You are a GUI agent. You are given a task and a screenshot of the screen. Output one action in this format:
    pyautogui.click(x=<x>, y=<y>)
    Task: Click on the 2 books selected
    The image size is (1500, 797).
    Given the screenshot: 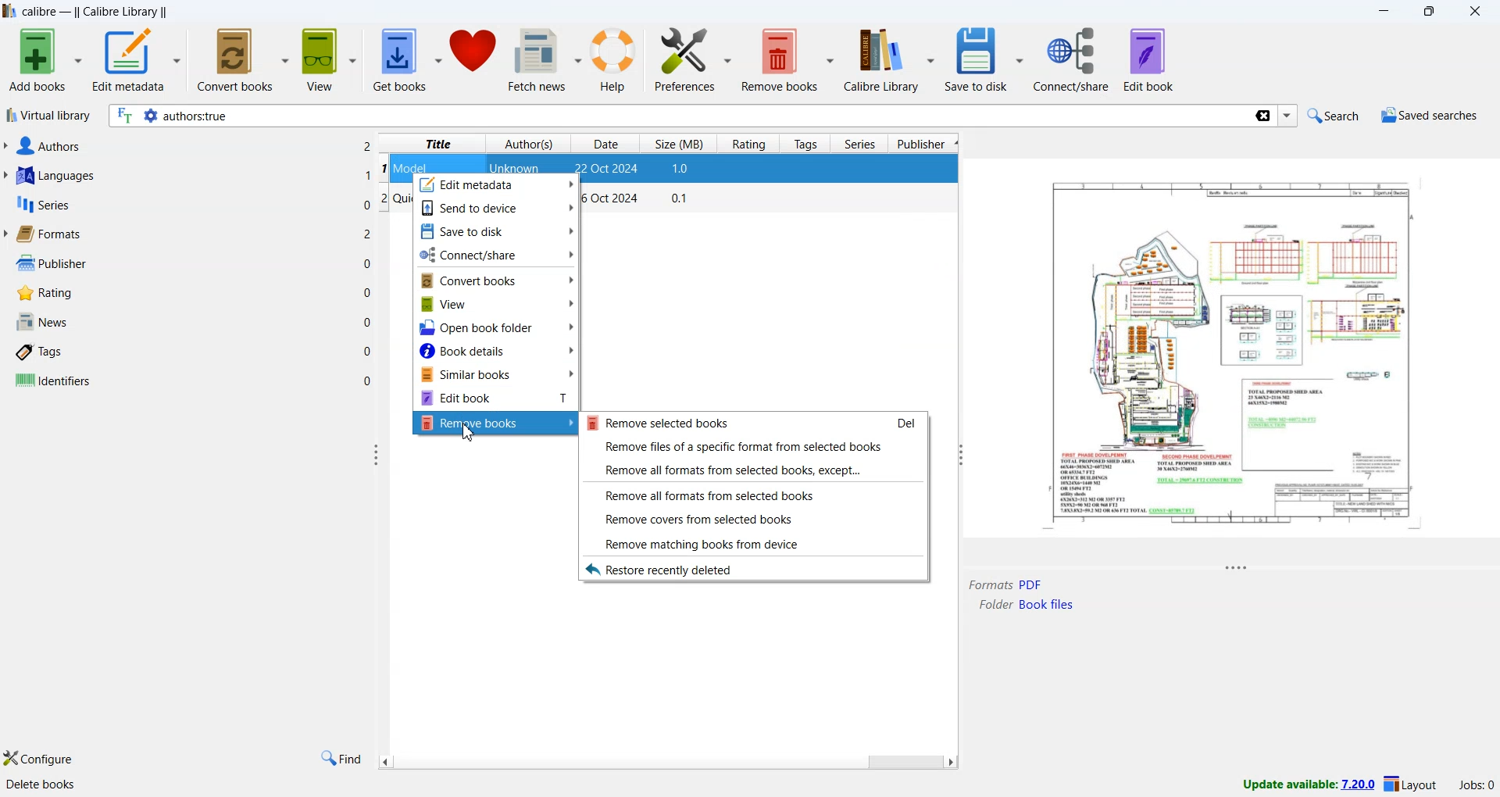 What is the action you would take?
    pyautogui.click(x=256, y=787)
    